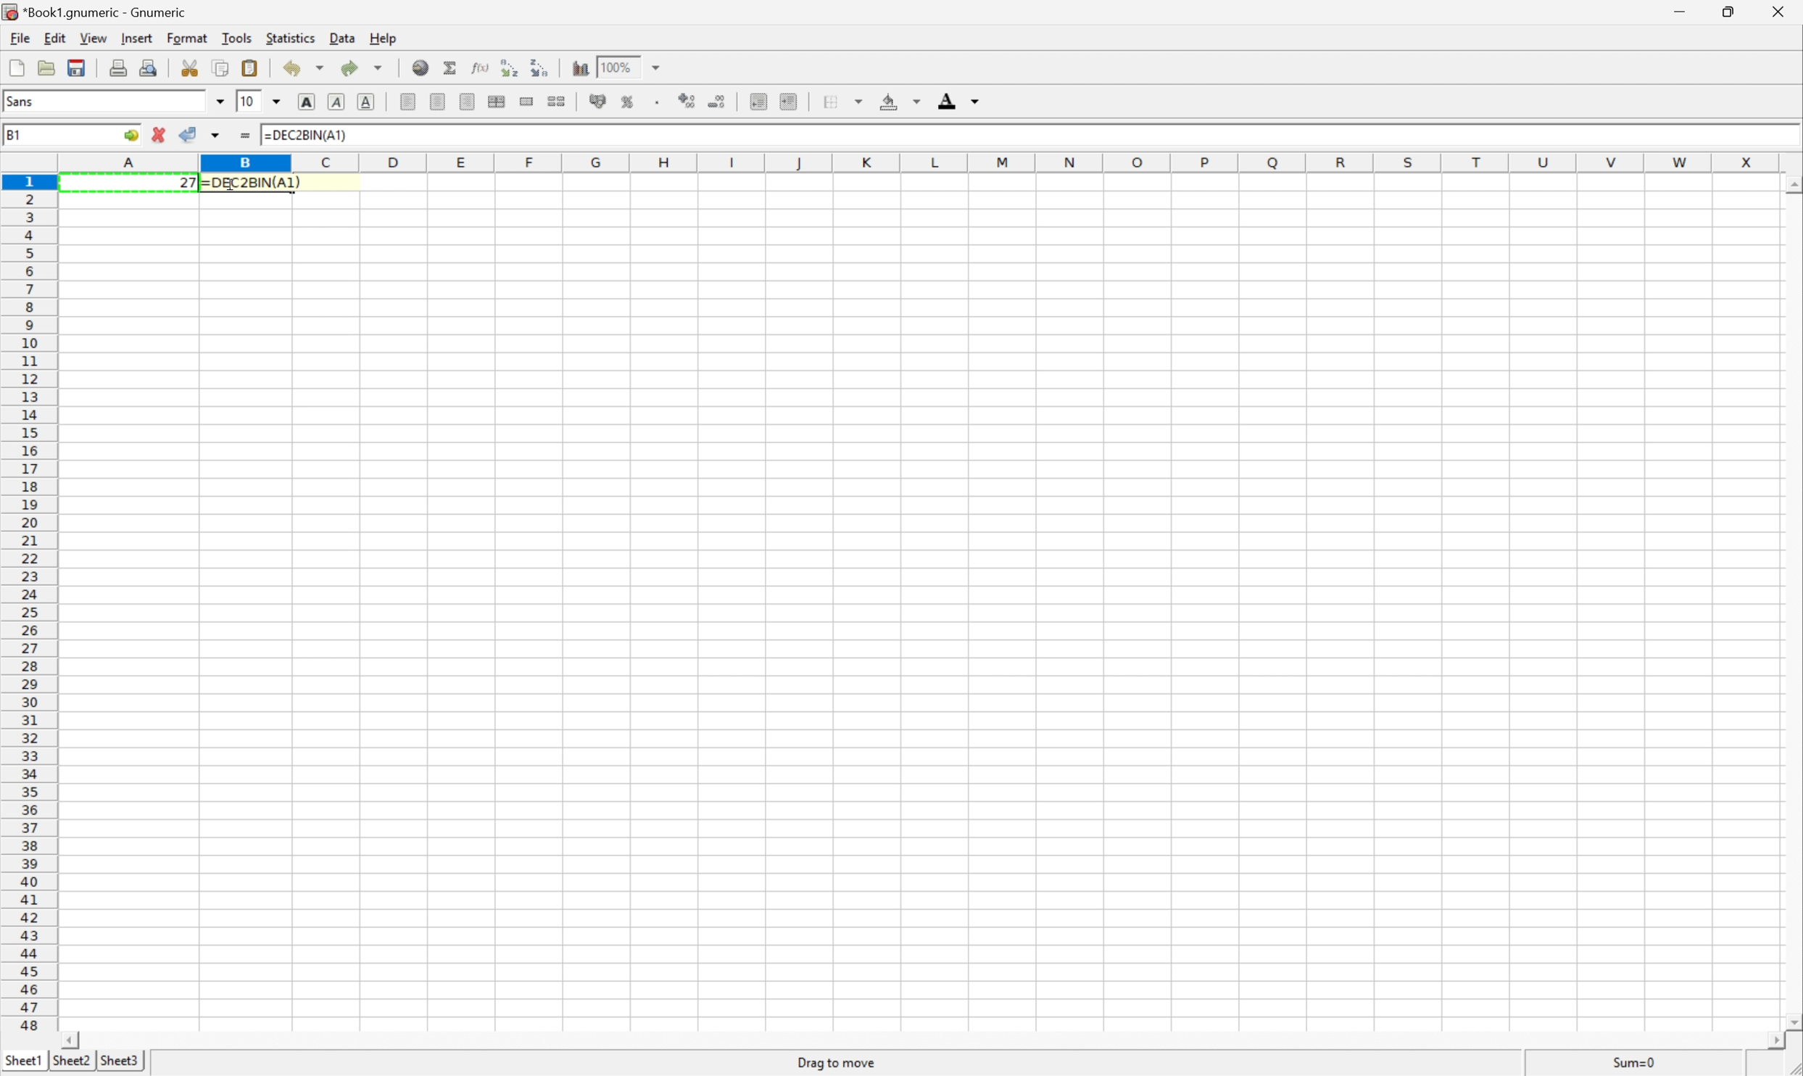 The image size is (1803, 1076). What do you see at coordinates (842, 99) in the screenshot?
I see `Borders` at bounding box center [842, 99].